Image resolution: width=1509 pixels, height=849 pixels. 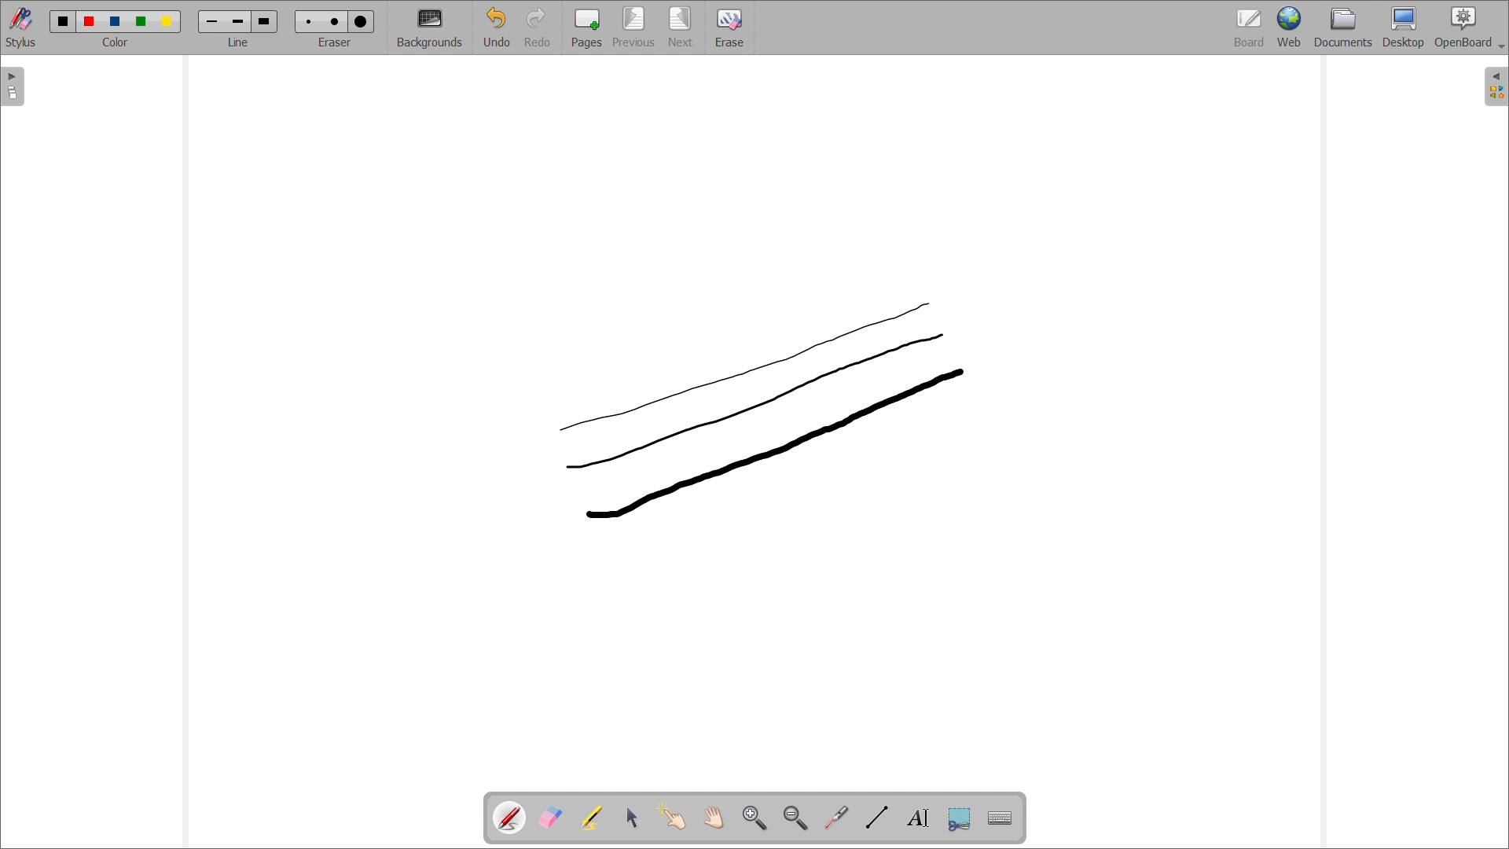 I want to click on toggle stylus, so click(x=21, y=27).